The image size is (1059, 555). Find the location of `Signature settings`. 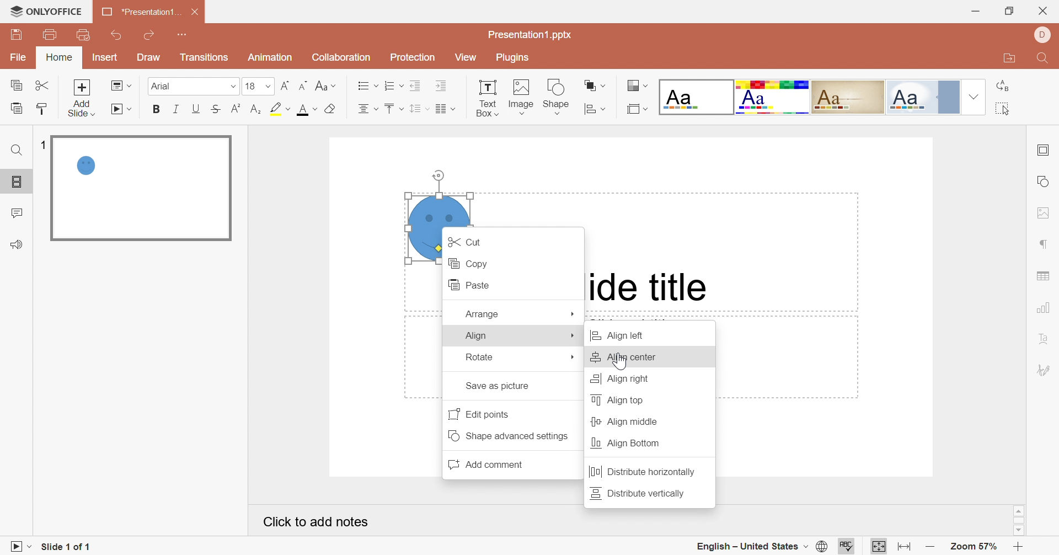

Signature settings is located at coordinates (1045, 369).